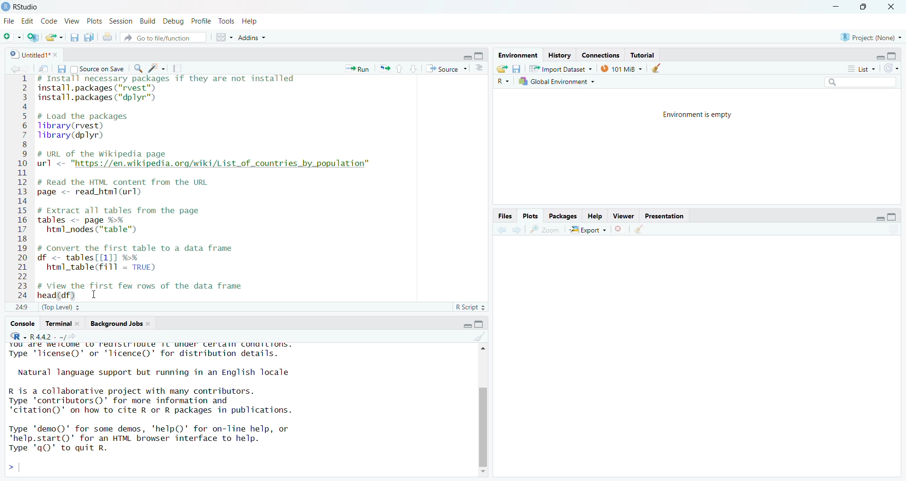 Image resolution: width=906 pixels, height=481 pixels. I want to click on RStudio, so click(25, 7).